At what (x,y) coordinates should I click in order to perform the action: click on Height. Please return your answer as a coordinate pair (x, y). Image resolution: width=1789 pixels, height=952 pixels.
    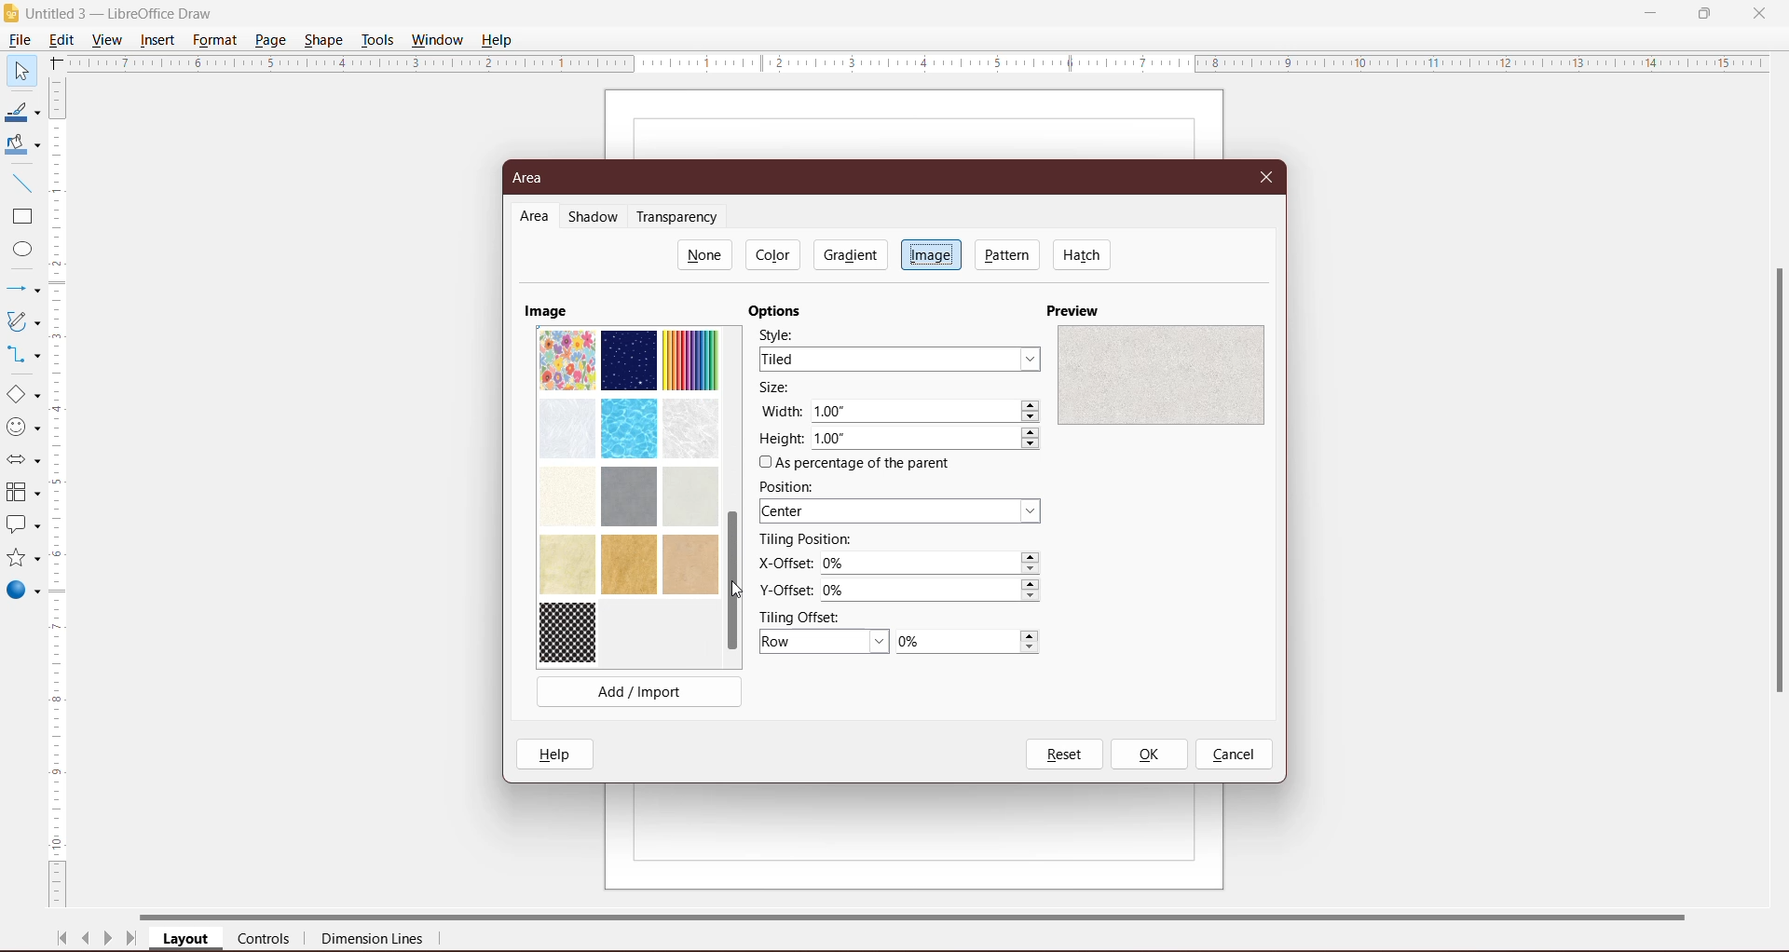
    Looking at the image, I should click on (781, 439).